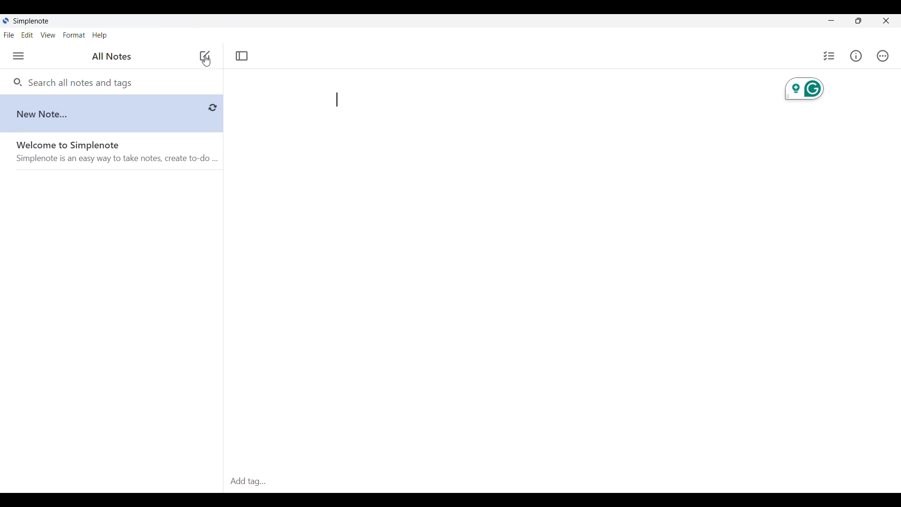  What do you see at coordinates (99, 36) in the screenshot?
I see `Help` at bounding box center [99, 36].